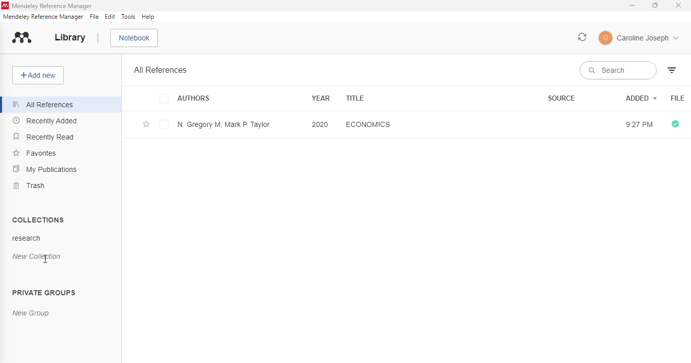 This screenshot has height=363, width=691. What do you see at coordinates (39, 219) in the screenshot?
I see `collections` at bounding box center [39, 219].